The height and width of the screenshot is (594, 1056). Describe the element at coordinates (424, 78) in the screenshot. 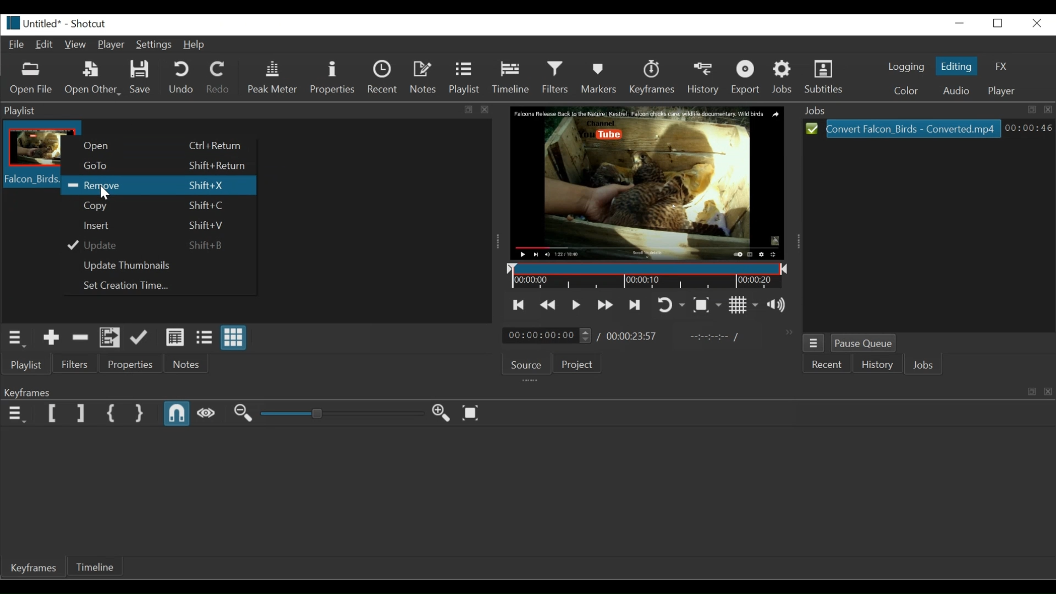

I see `Notes` at that location.